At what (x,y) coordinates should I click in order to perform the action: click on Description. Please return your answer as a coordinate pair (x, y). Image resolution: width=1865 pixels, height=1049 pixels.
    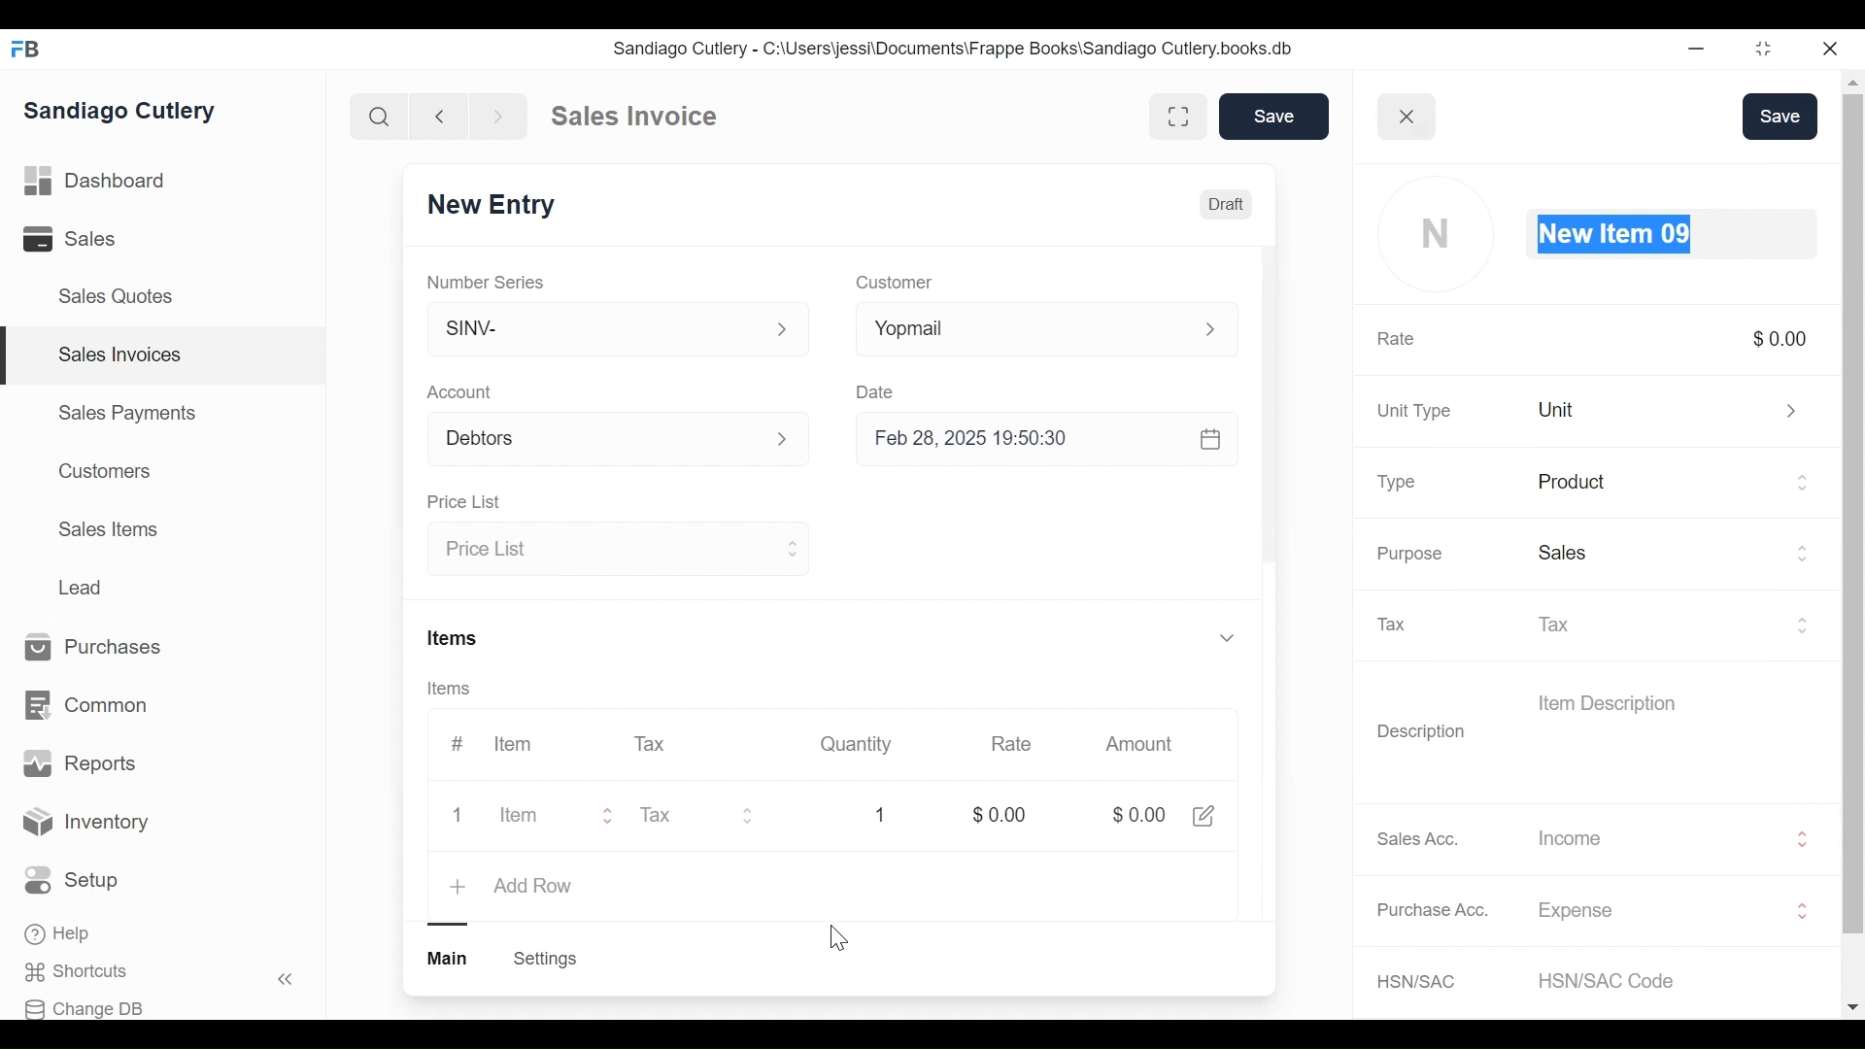
    Looking at the image, I should click on (1422, 733).